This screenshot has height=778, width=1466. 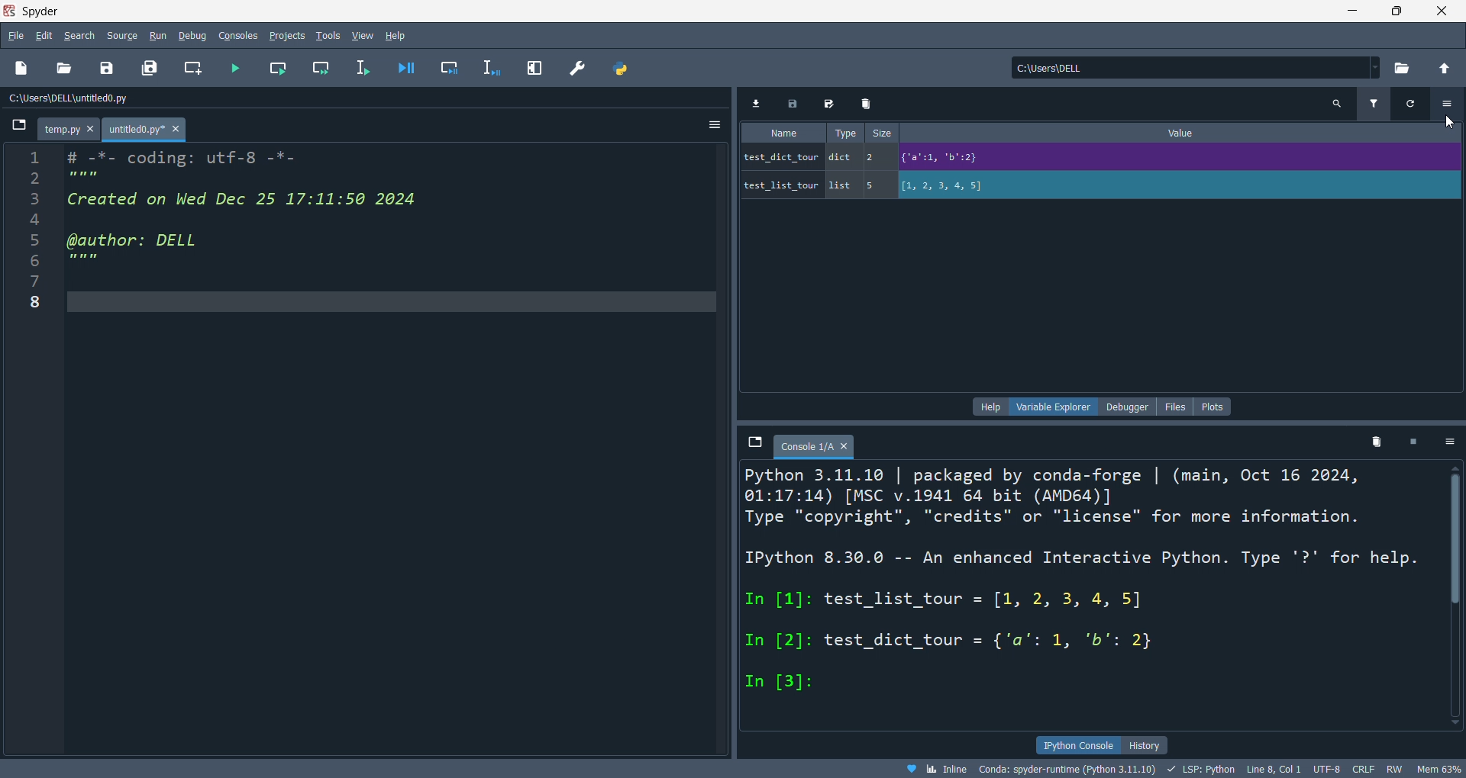 I want to click on debug cell, so click(x=449, y=69).